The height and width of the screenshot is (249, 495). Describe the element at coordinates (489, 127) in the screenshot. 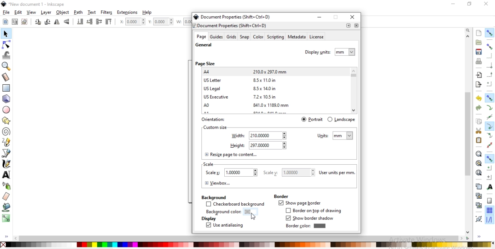

I see `snap cusp nodes` at that location.